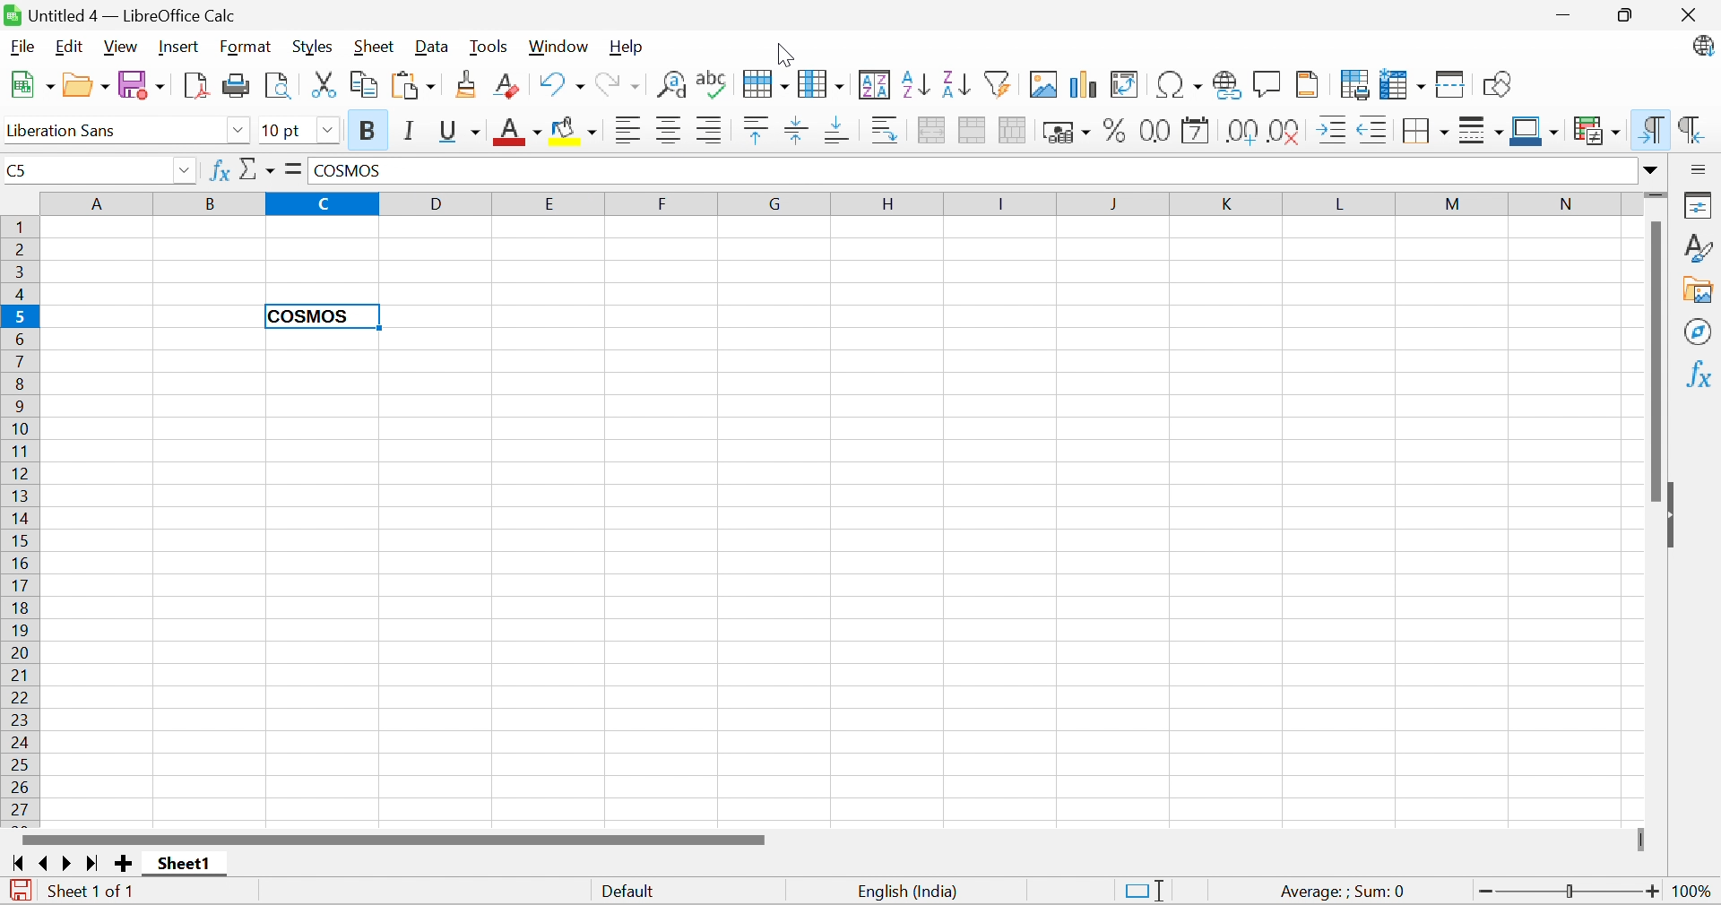 The image size is (1721, 905). What do you see at coordinates (1084, 86) in the screenshot?
I see `Insert Chart` at bounding box center [1084, 86].